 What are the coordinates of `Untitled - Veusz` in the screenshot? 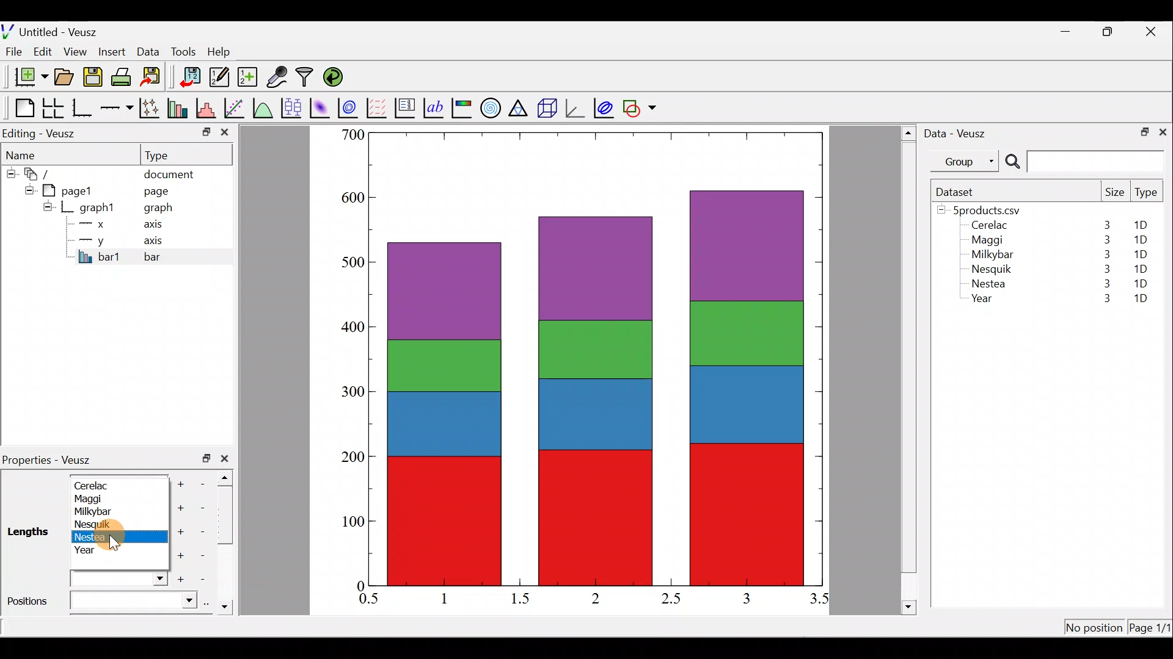 It's located at (54, 30).